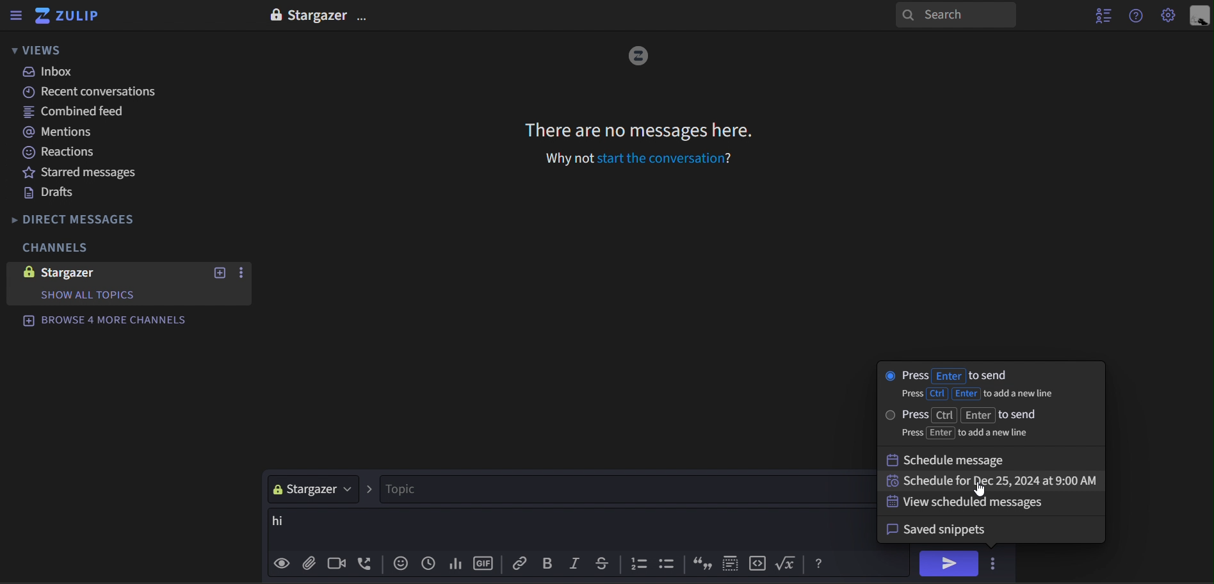 This screenshot has height=584, width=1214. Describe the element at coordinates (987, 530) in the screenshot. I see `savedsnippets` at that location.